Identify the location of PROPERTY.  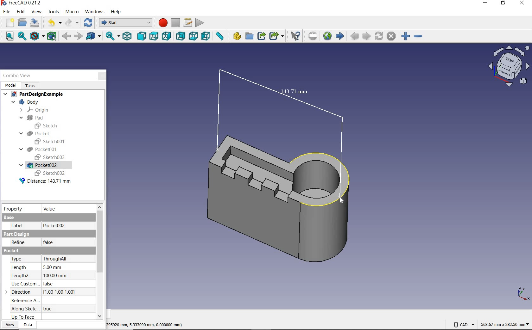
(15, 209).